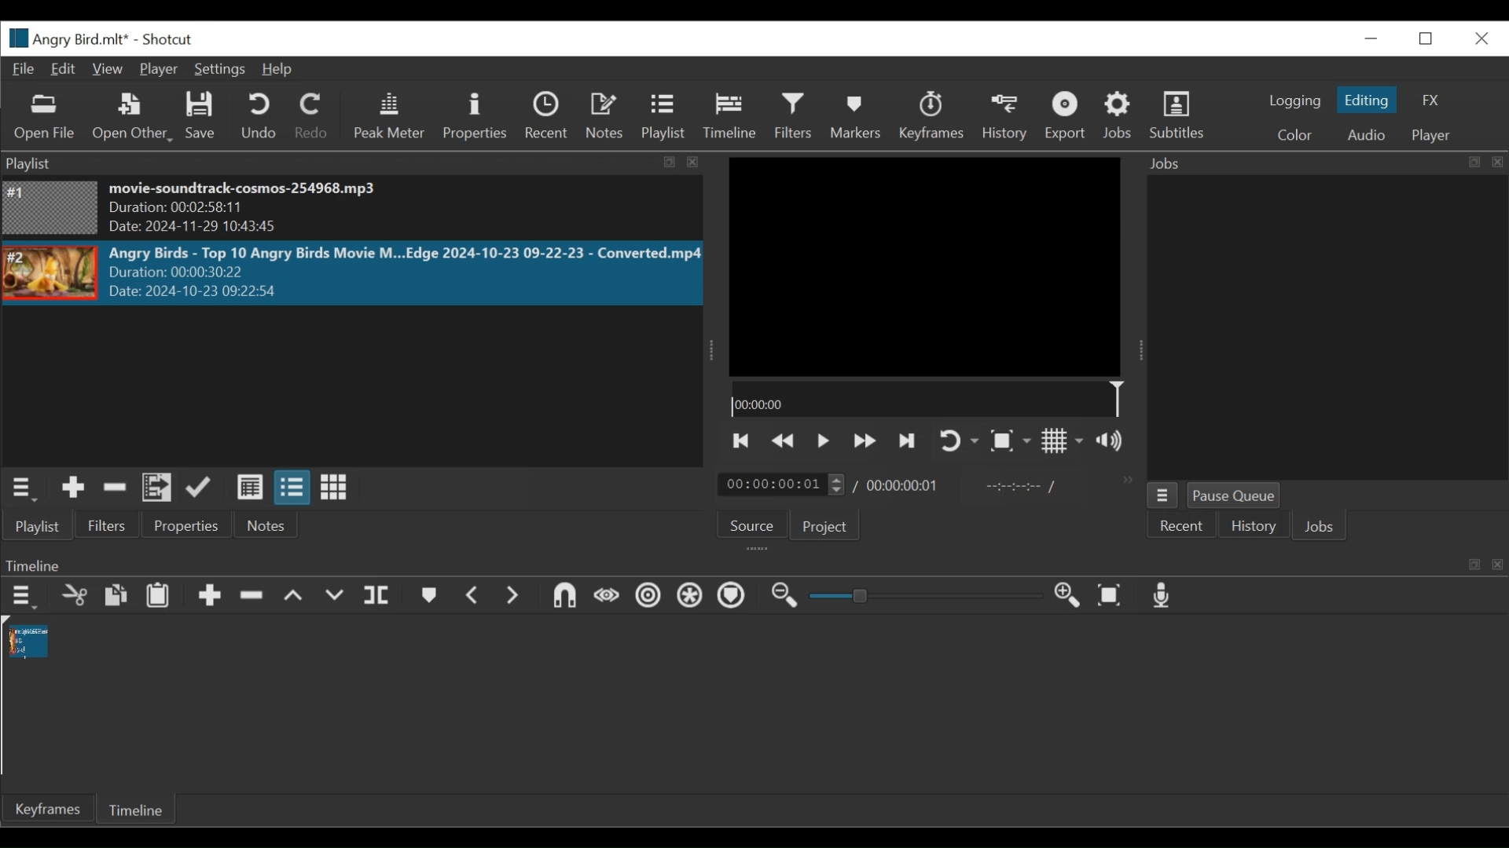 The height and width of the screenshot is (848, 1509). What do you see at coordinates (475, 115) in the screenshot?
I see `Properties` at bounding box center [475, 115].